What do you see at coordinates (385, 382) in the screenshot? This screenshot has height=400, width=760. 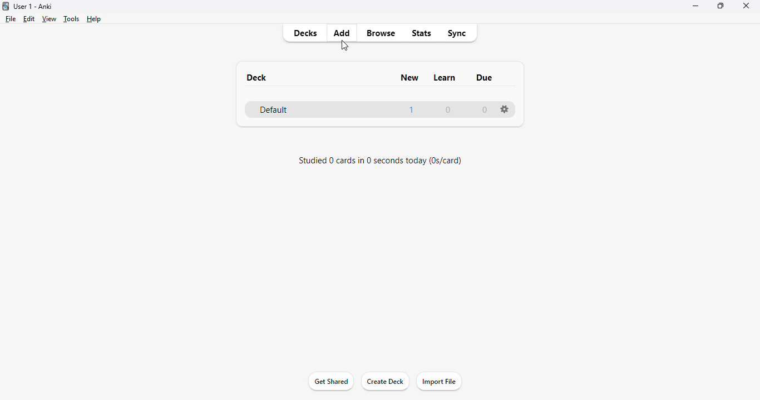 I see `create deck` at bounding box center [385, 382].